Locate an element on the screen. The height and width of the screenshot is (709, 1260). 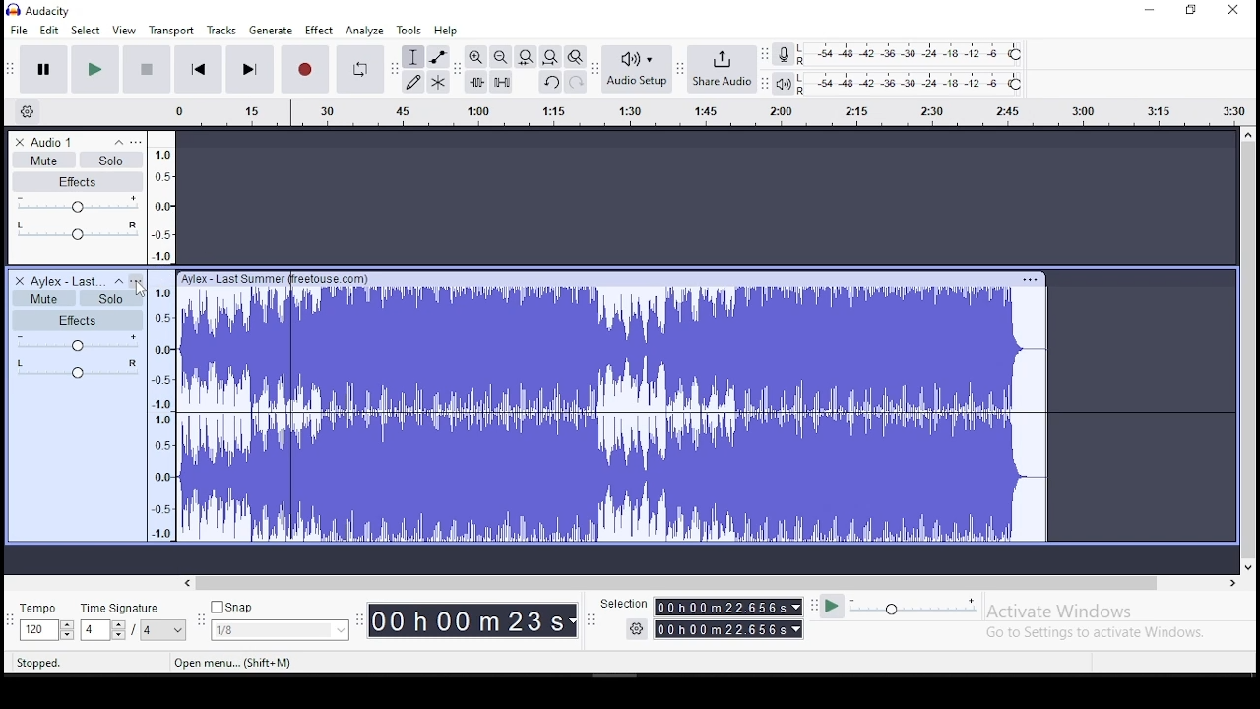
selection tool is located at coordinates (413, 57).